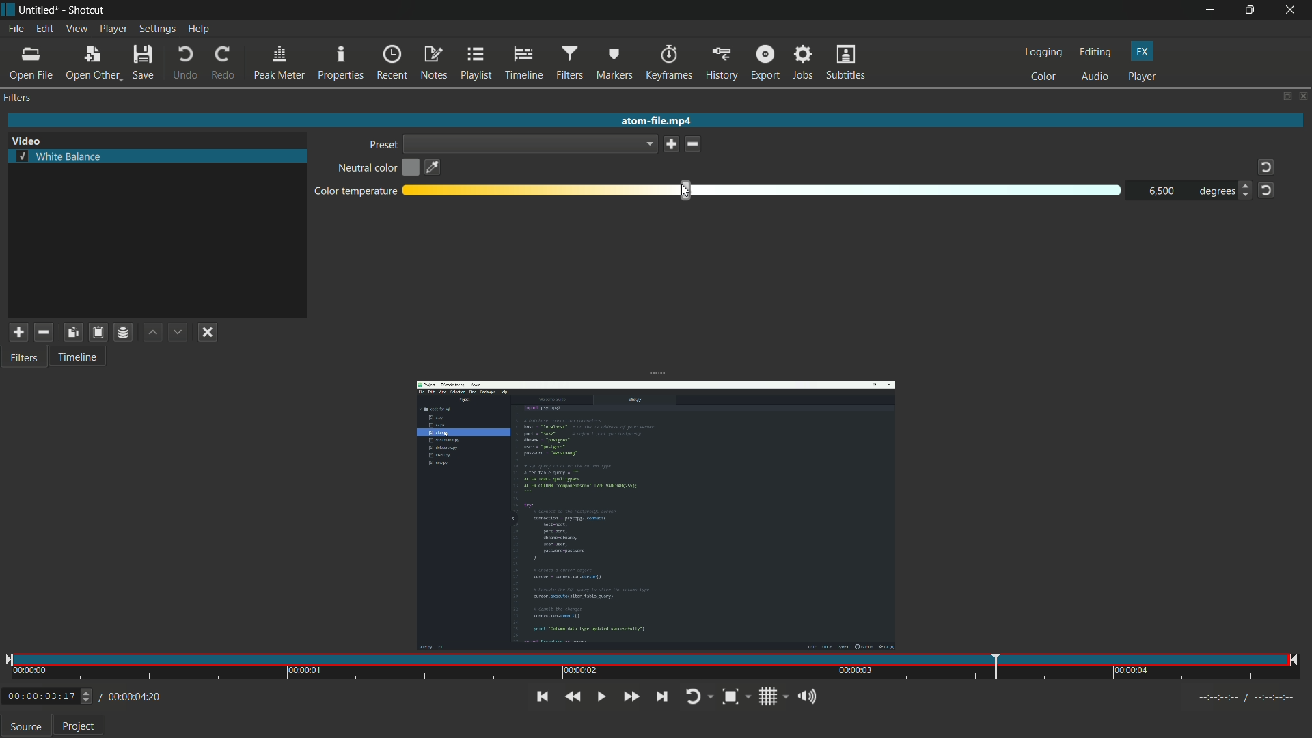 Image resolution: width=1312 pixels, height=738 pixels. I want to click on properties, so click(342, 64).